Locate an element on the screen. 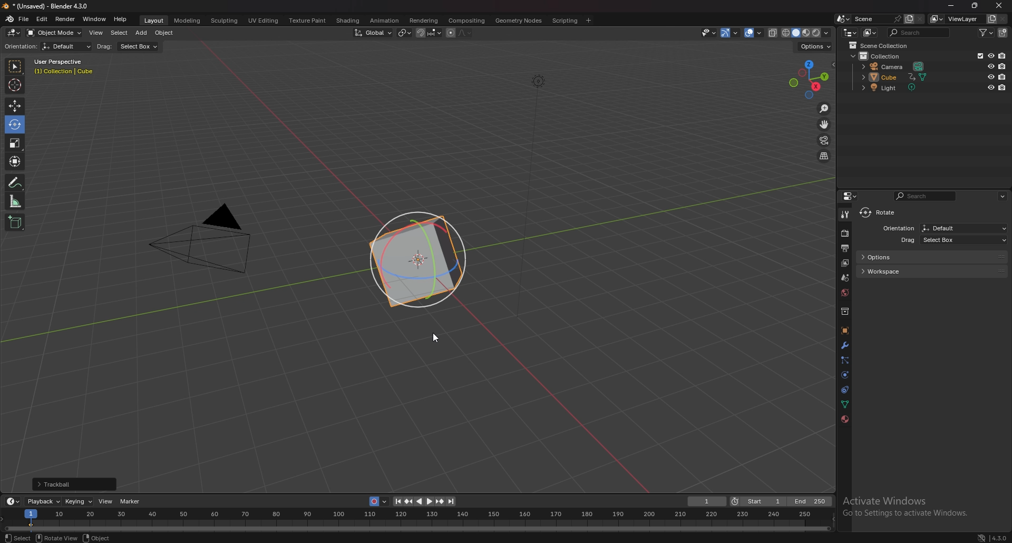 The width and height of the screenshot is (1012, 543). Timeline is located at coordinates (421, 520).